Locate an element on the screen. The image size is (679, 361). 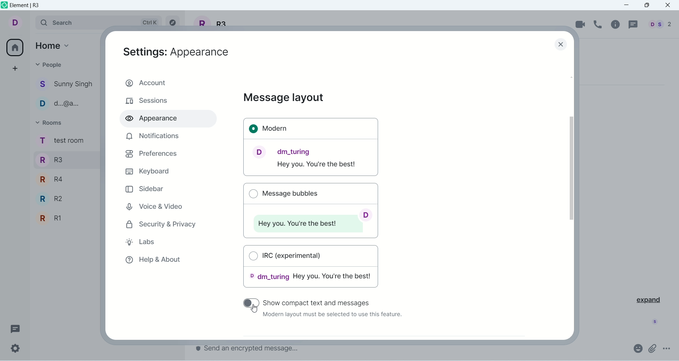
logo is located at coordinates (4, 6).